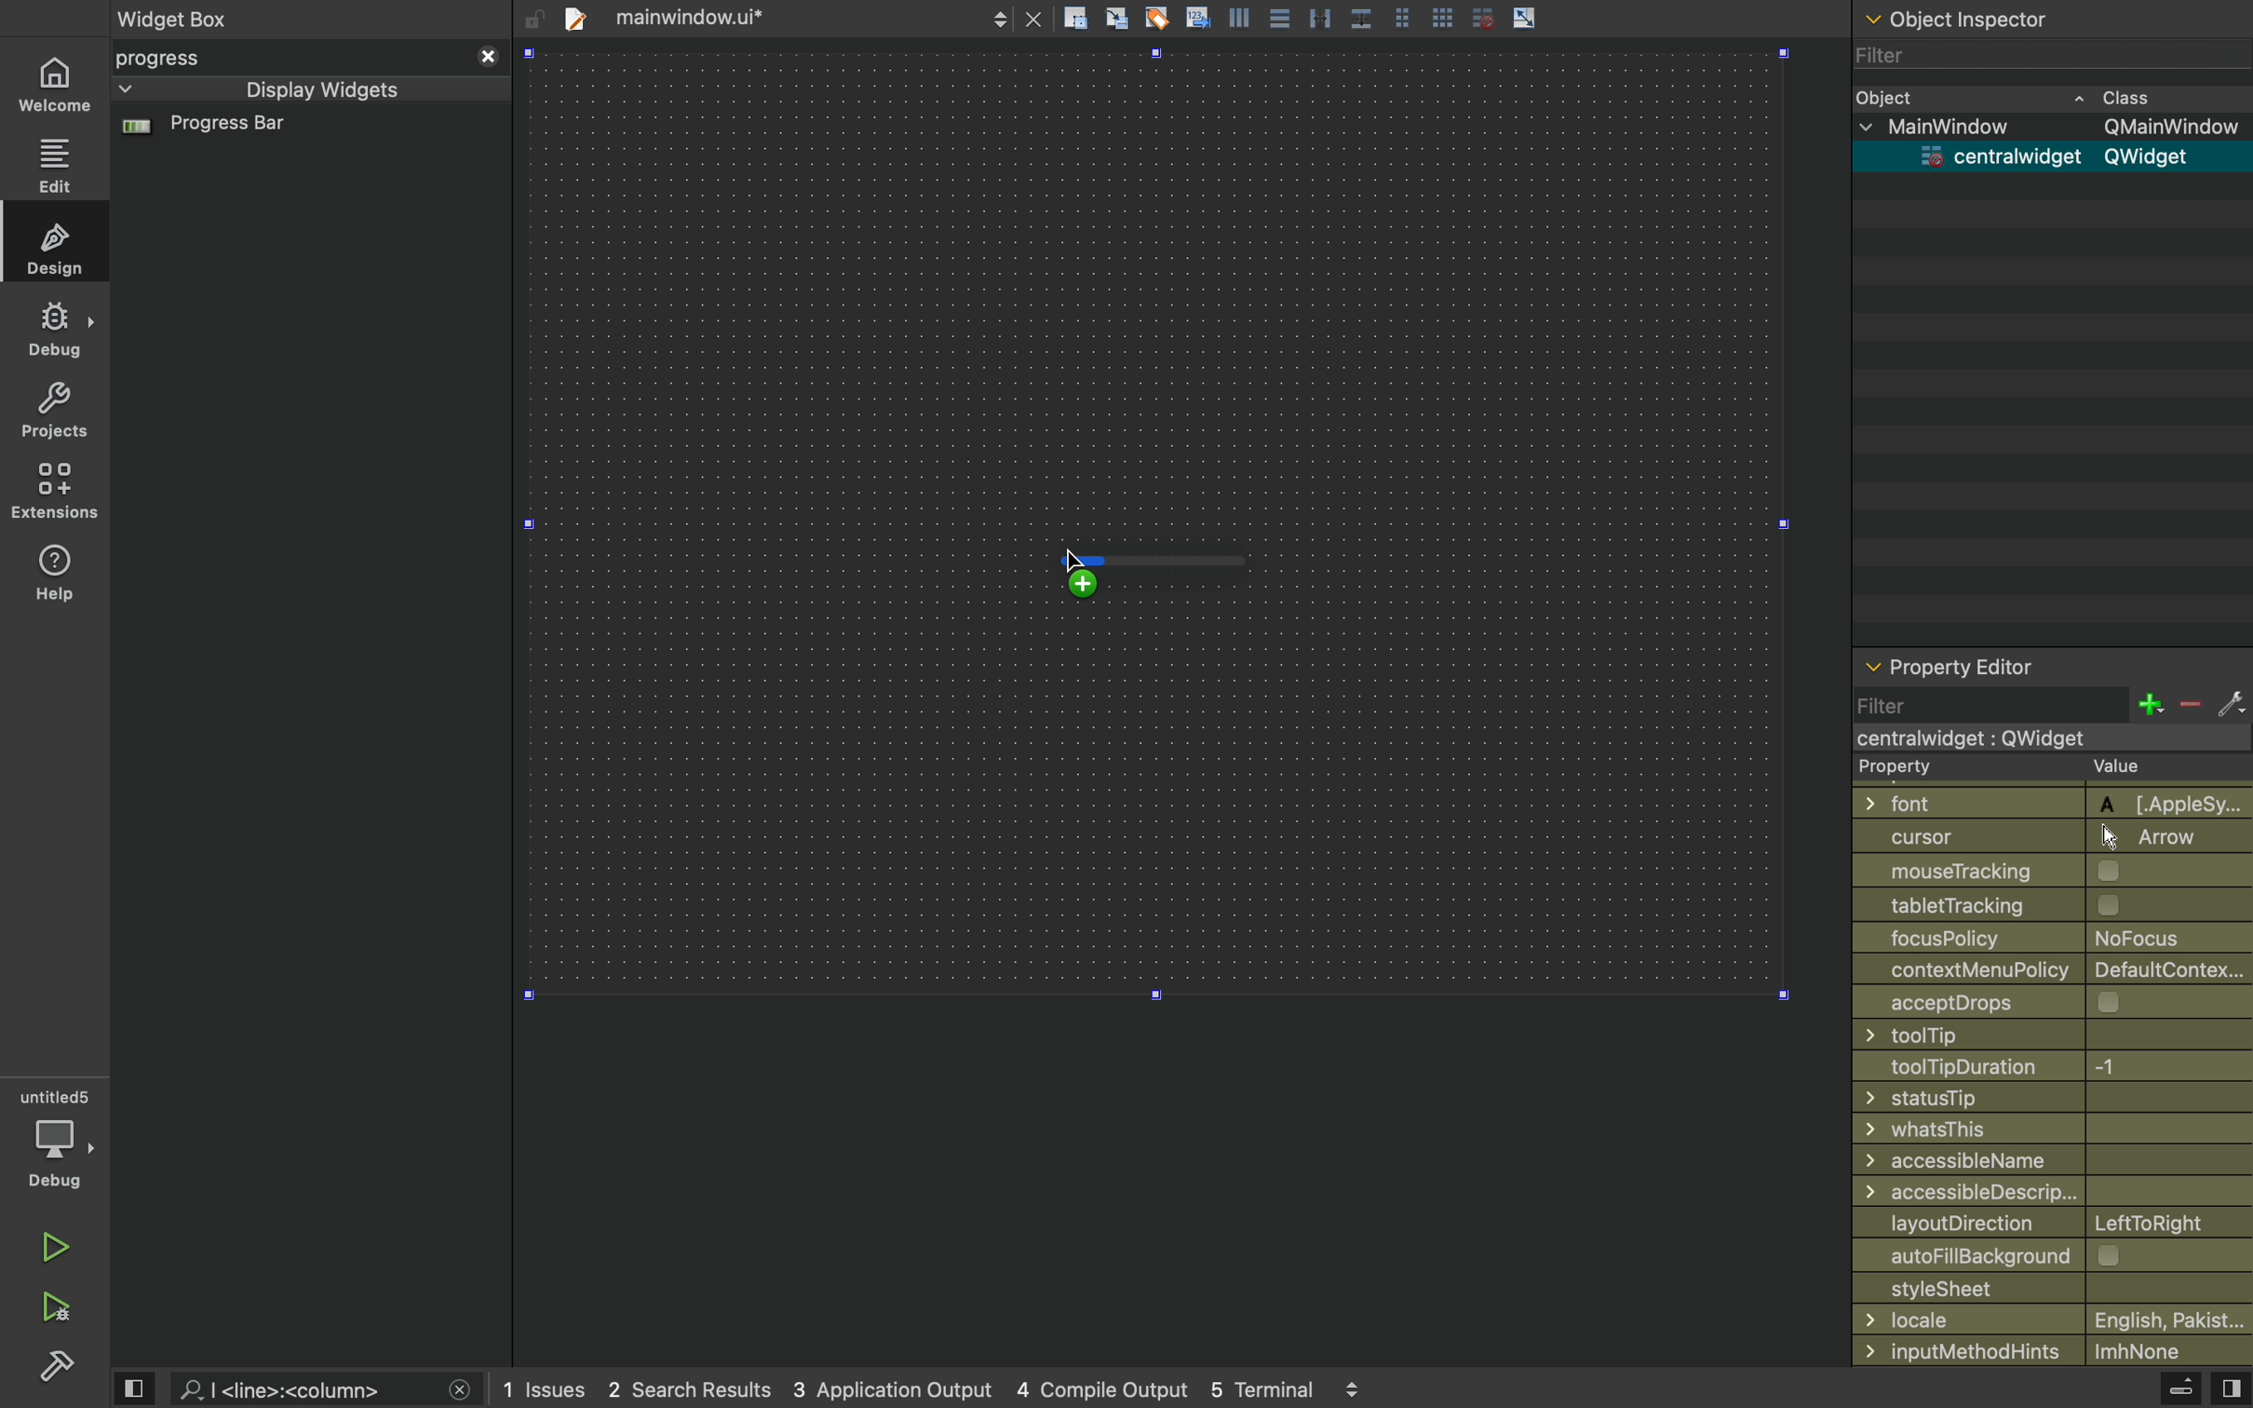 This screenshot has height=1408, width=2253. Describe the element at coordinates (2035, 768) in the screenshot. I see `property` at that location.